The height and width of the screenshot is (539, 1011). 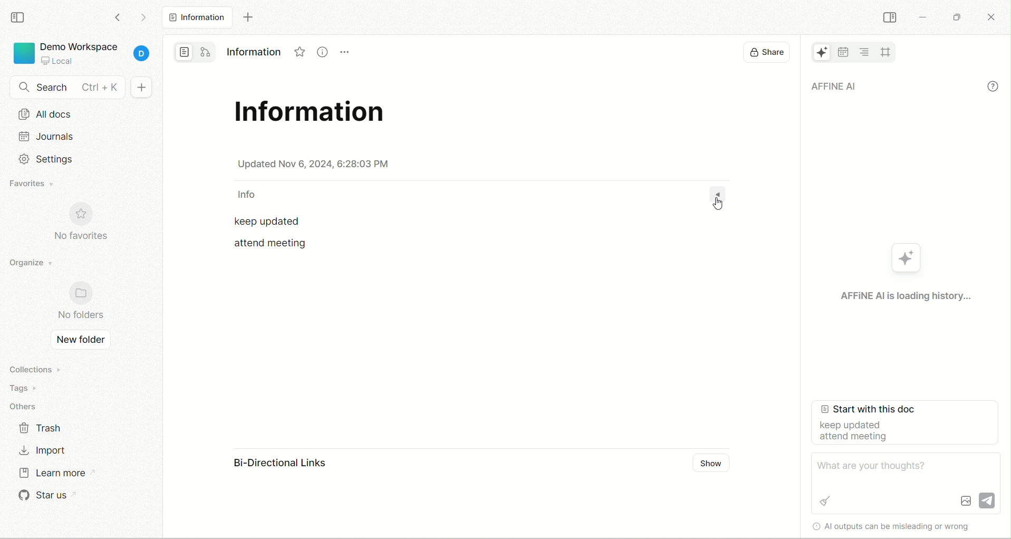 I want to click on new tab, so click(x=246, y=18).